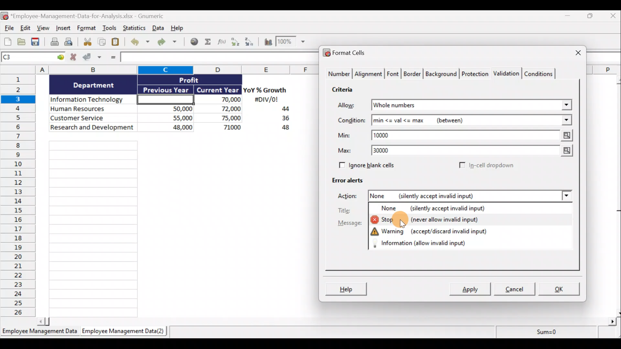 This screenshot has height=349, width=621. What do you see at coordinates (449, 209) in the screenshot?
I see `None (silently accept invalid input)` at bounding box center [449, 209].